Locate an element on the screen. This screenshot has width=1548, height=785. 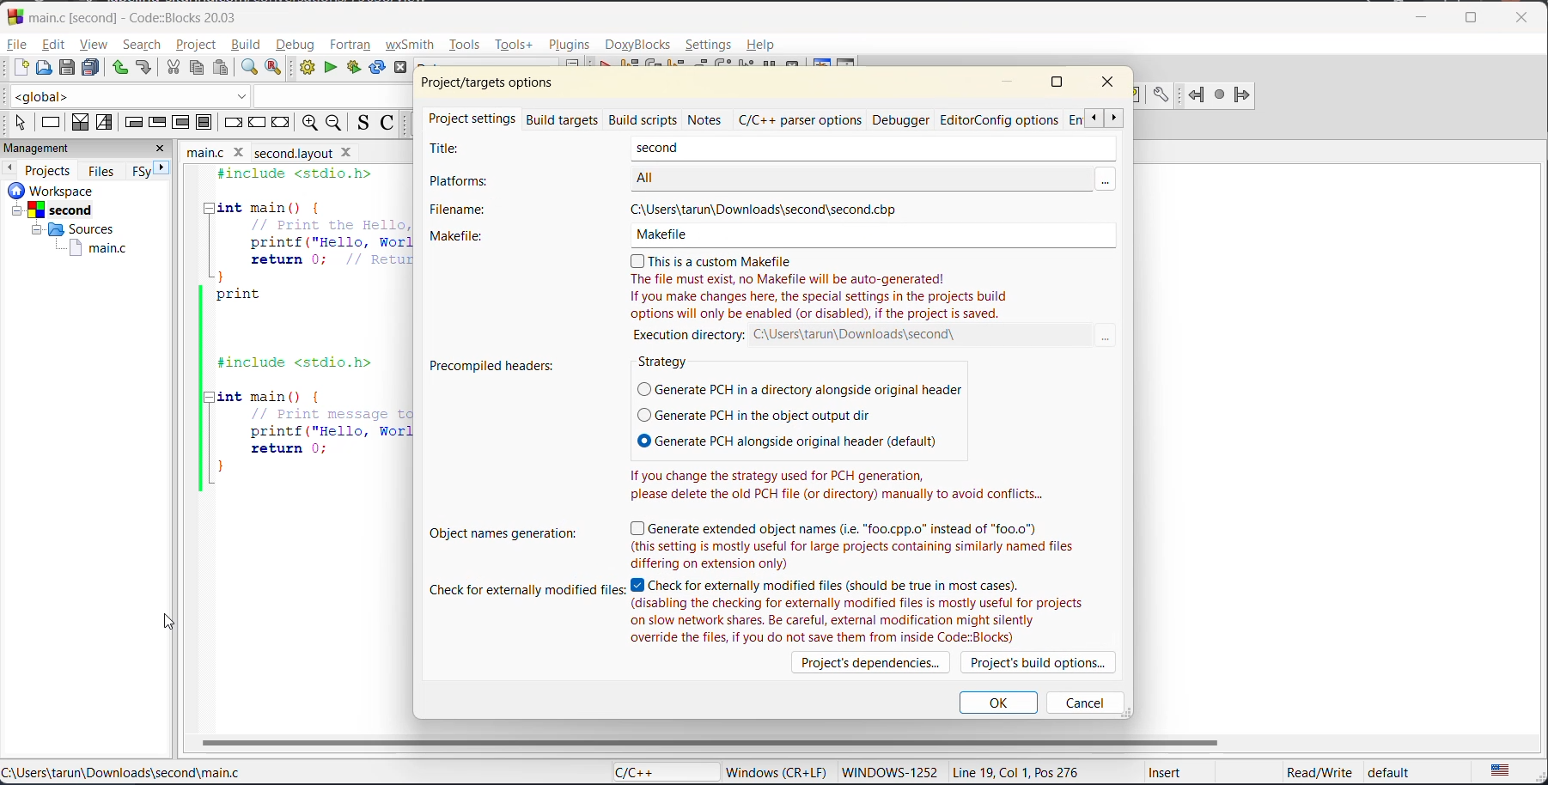
continue instruction is located at coordinates (259, 122).